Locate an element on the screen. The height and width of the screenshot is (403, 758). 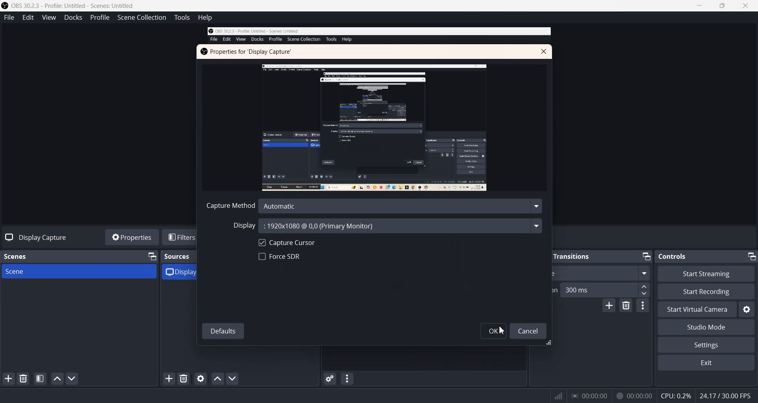
Advance Audio Properties is located at coordinates (329, 379).